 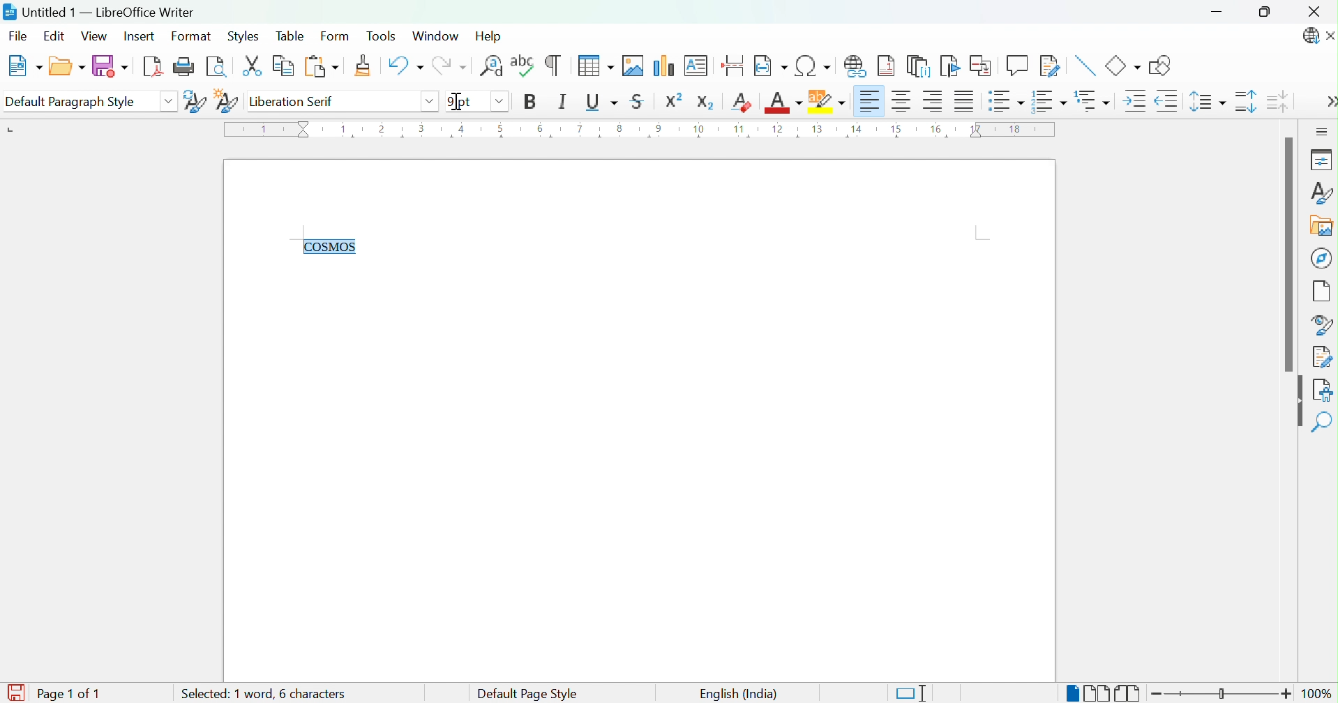 I want to click on Find and Replace, so click(x=492, y=66).